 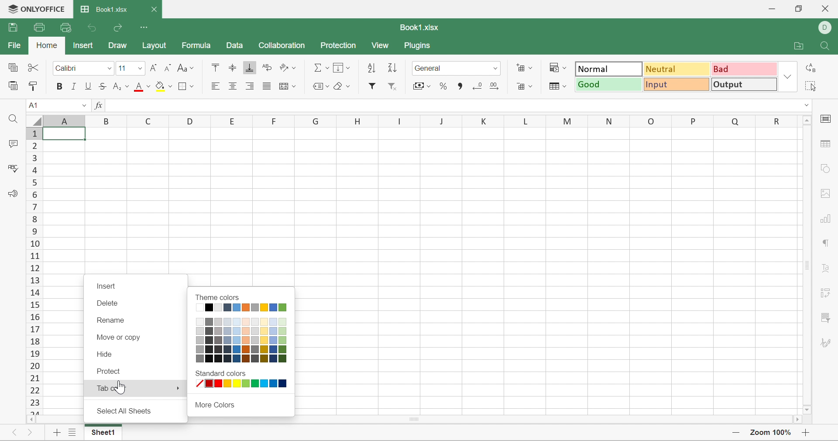 What do you see at coordinates (185, 68) in the screenshot?
I see `Change case` at bounding box center [185, 68].